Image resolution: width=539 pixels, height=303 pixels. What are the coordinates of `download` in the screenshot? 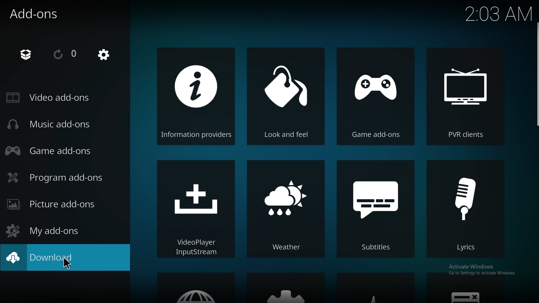 It's located at (32, 258).